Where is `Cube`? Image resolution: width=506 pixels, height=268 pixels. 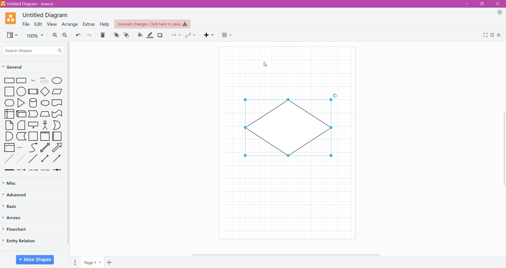
Cube is located at coordinates (21, 114).